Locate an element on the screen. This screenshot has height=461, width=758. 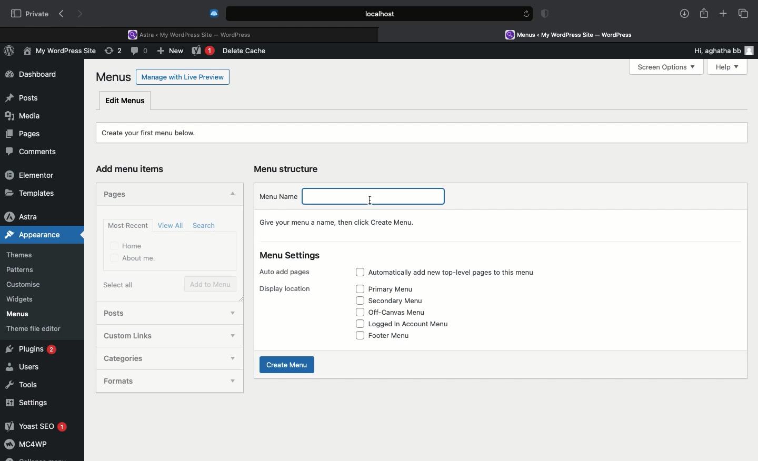
Show is located at coordinates (232, 359).